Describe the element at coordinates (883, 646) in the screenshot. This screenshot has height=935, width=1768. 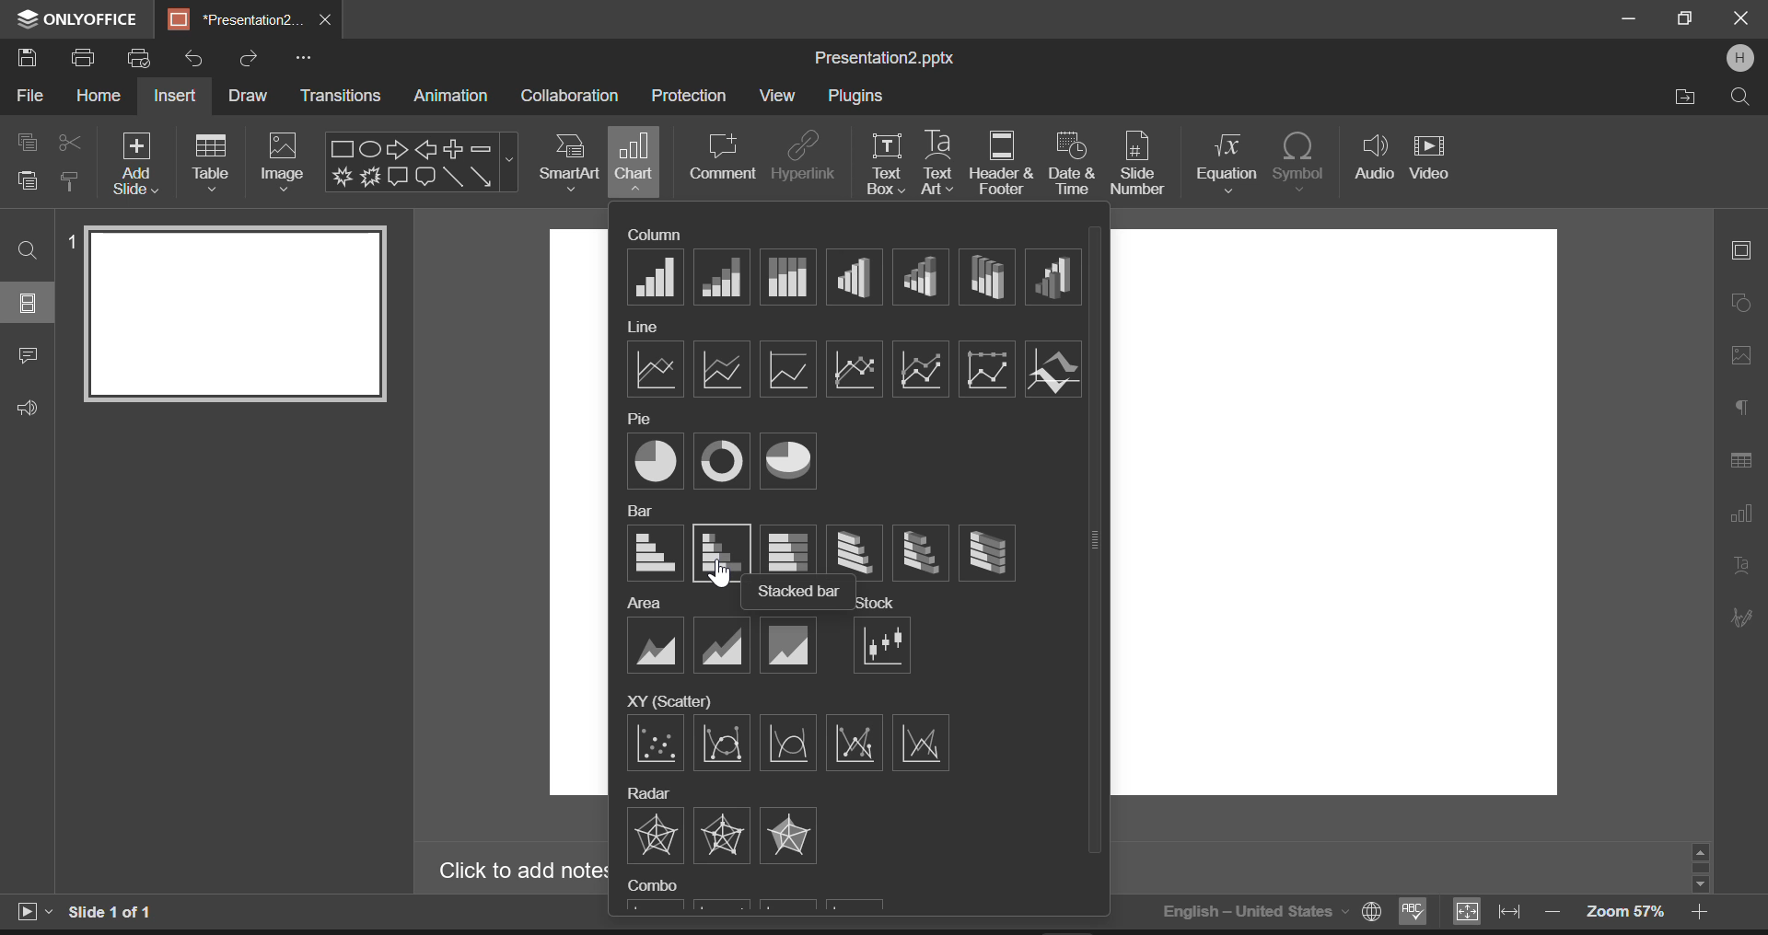
I see `Stock` at that location.